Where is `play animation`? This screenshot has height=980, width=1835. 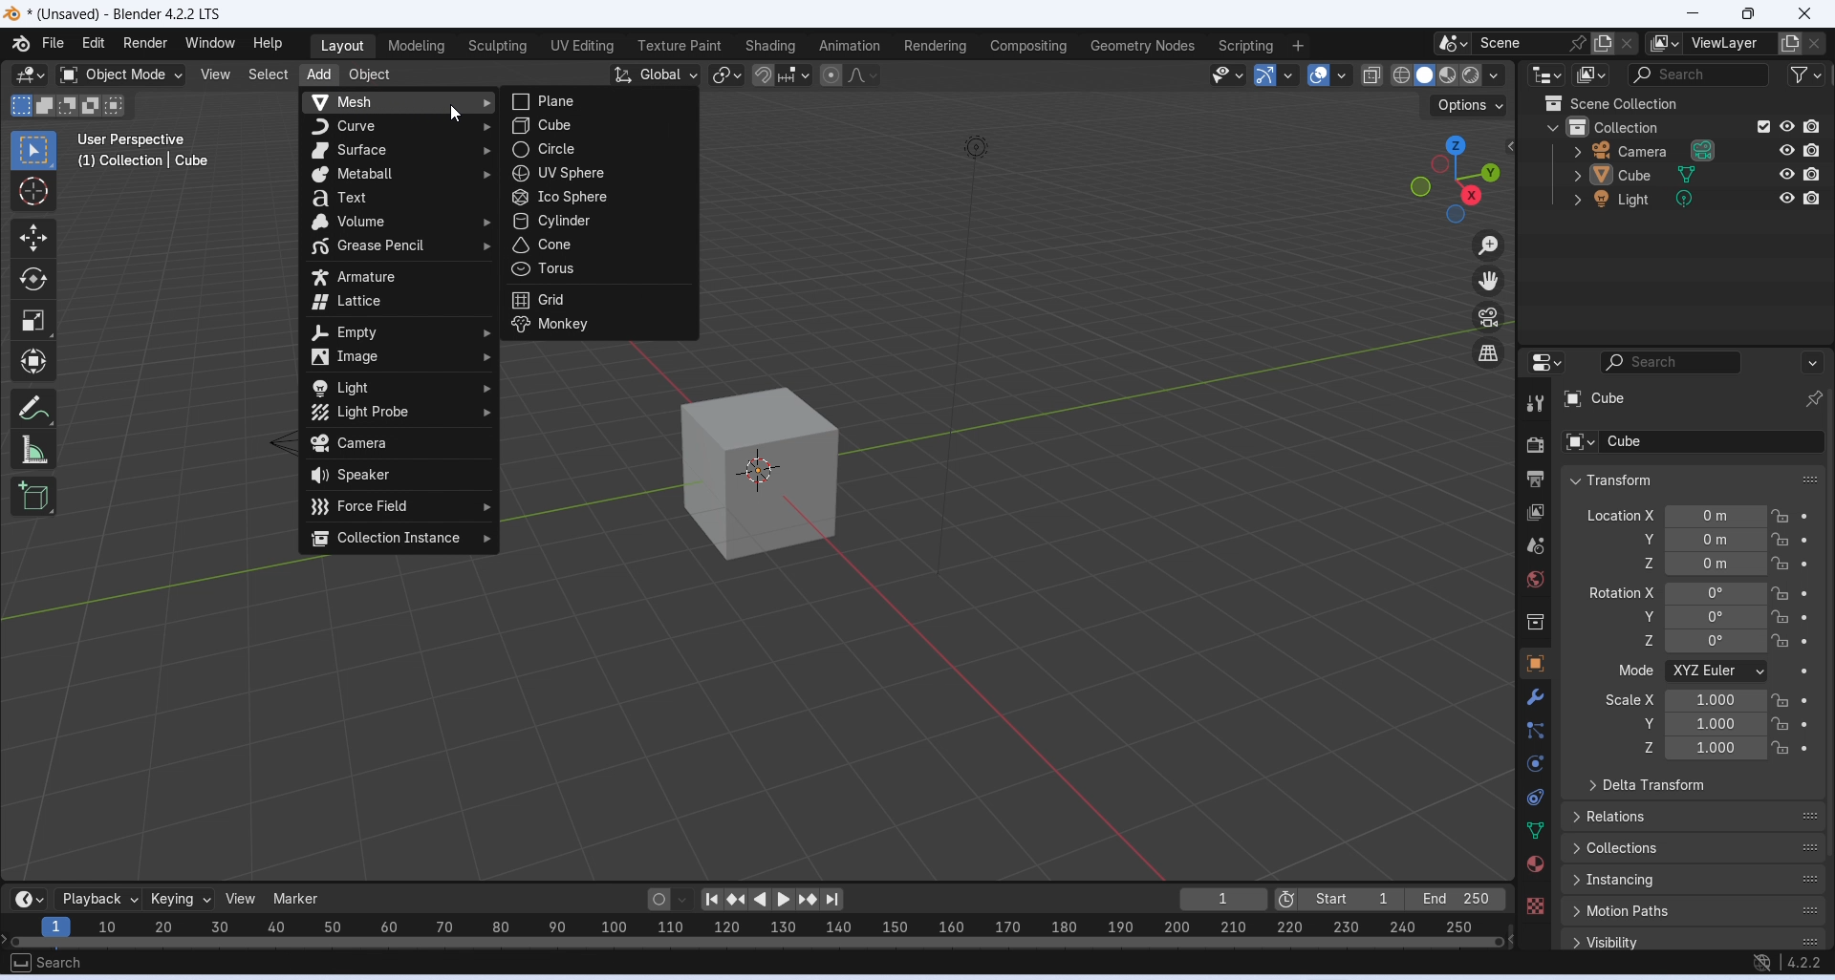
play animation is located at coordinates (761, 901).